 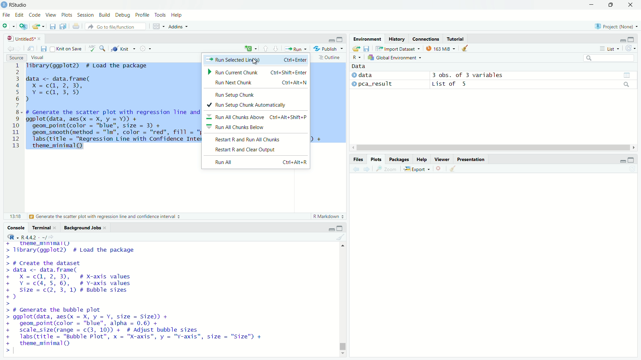 What do you see at coordinates (331, 228) in the screenshot?
I see `minimize` at bounding box center [331, 228].